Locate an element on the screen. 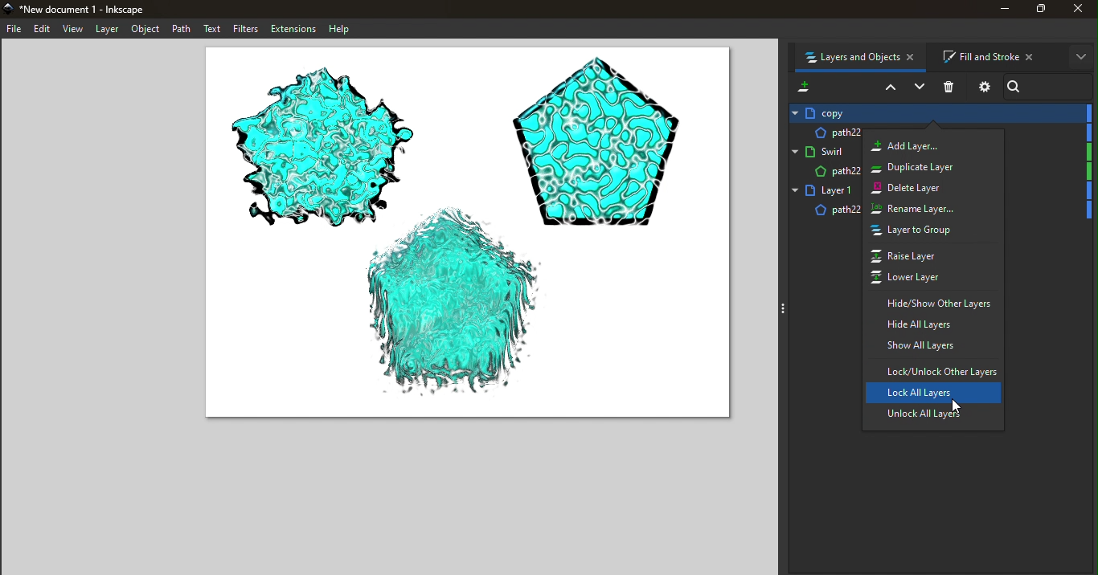  *New document 1 - Inkscape is located at coordinates (94, 10).